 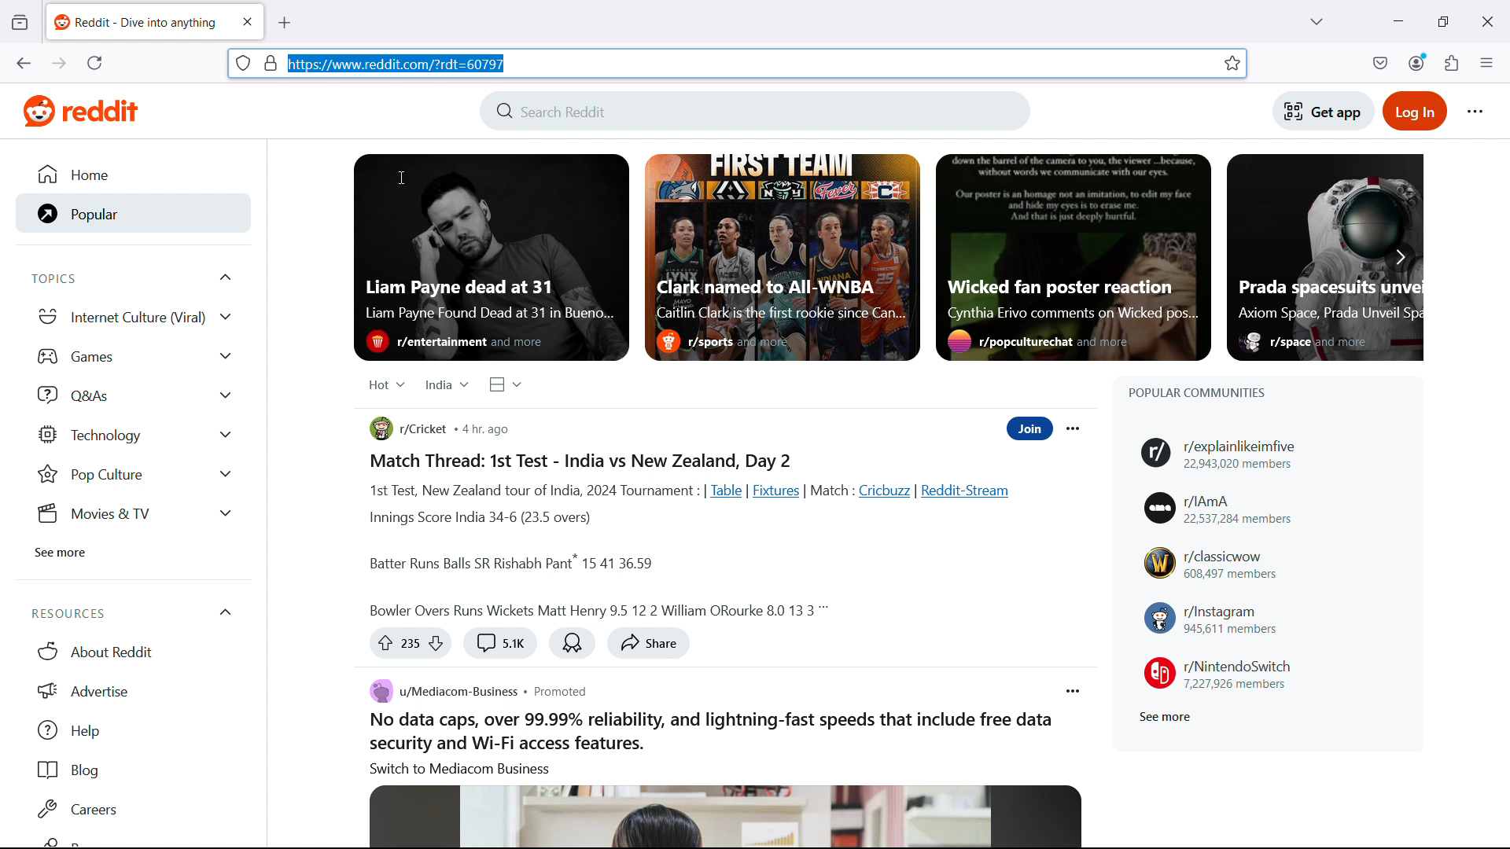 I want to click on site information, so click(x=244, y=62).